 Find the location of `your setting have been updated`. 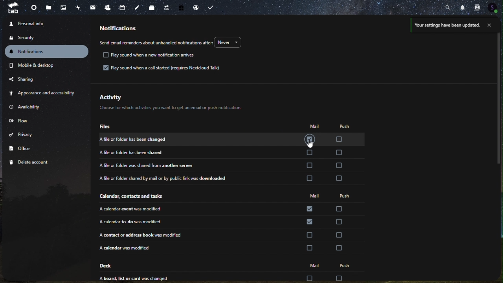

your setting have been updated is located at coordinates (445, 27).